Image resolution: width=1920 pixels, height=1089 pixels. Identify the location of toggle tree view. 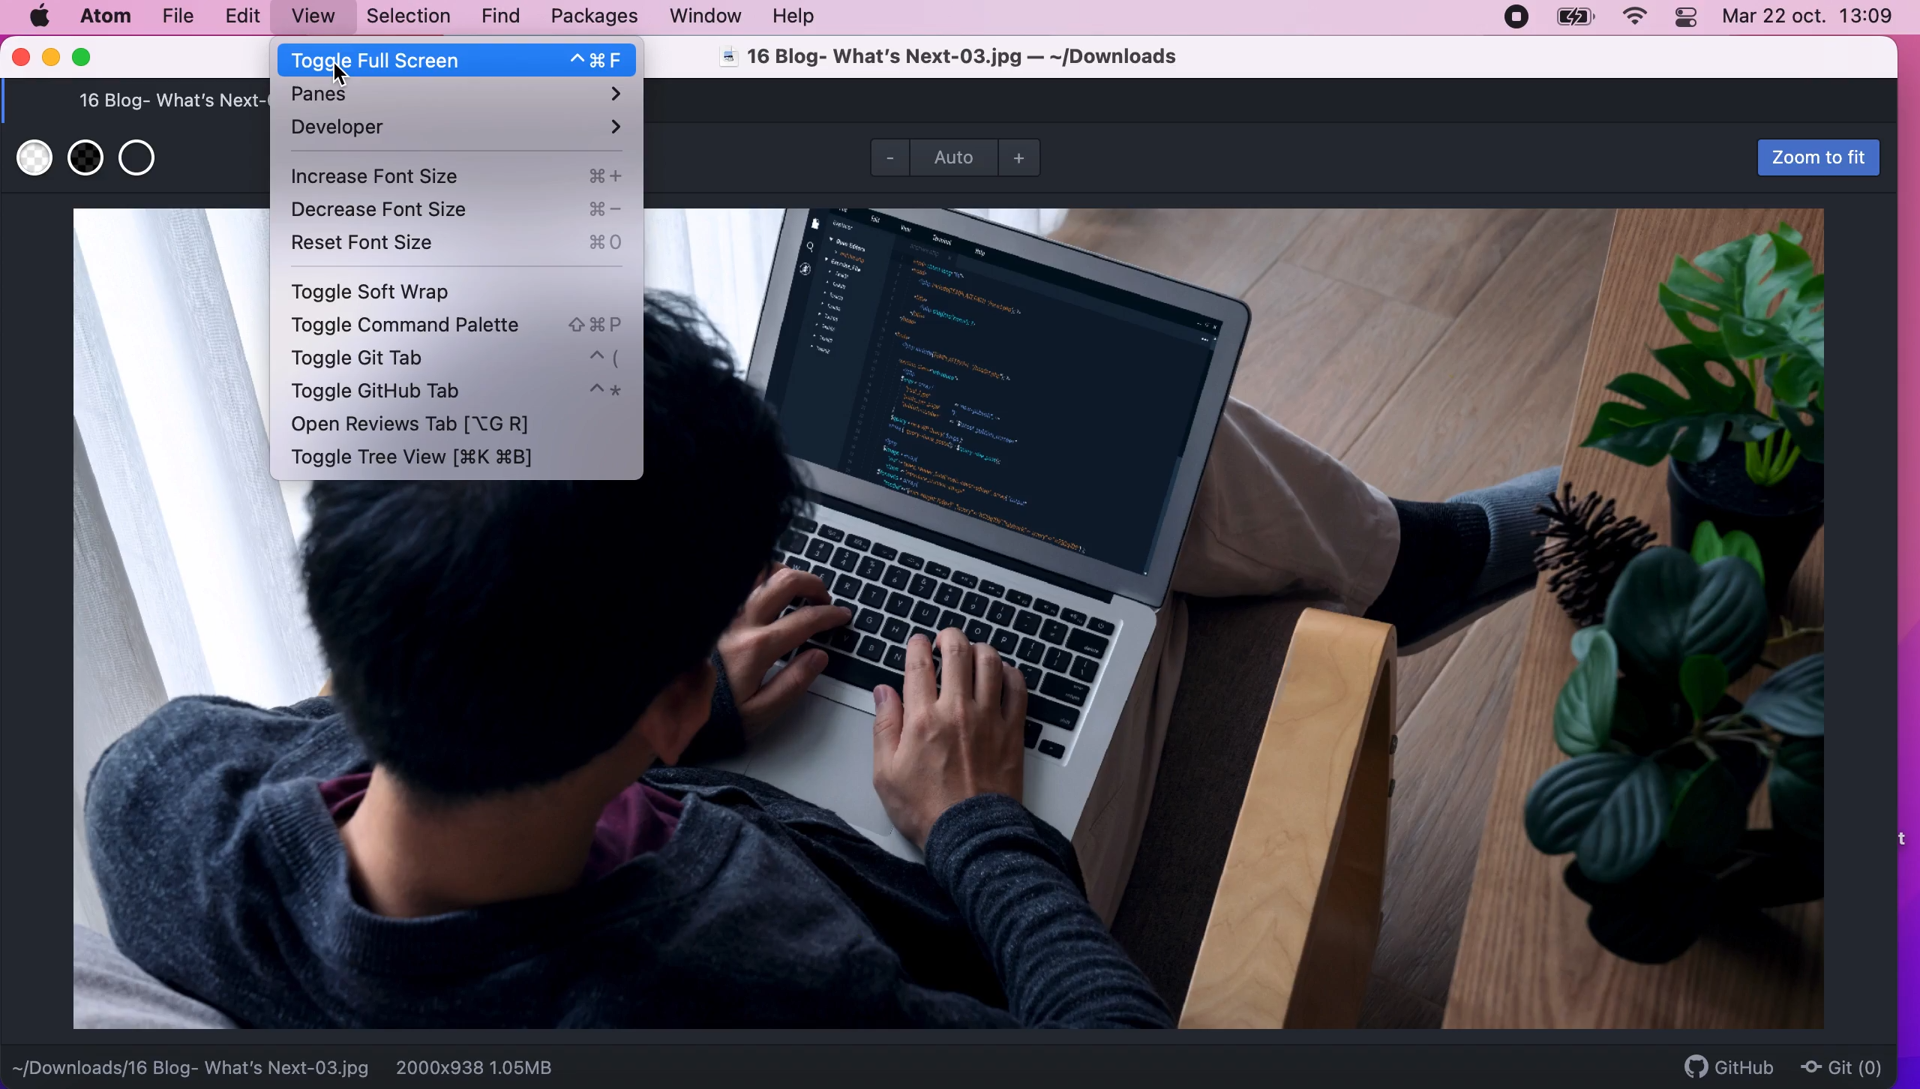
(434, 457).